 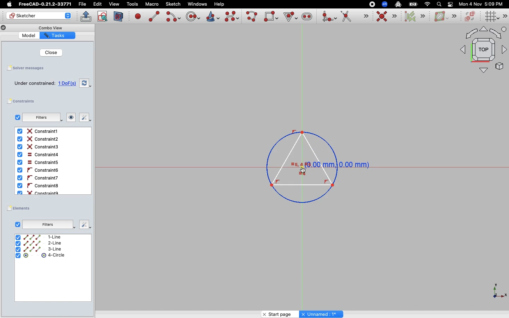 I want to click on Apple Logo, so click(x=8, y=4).